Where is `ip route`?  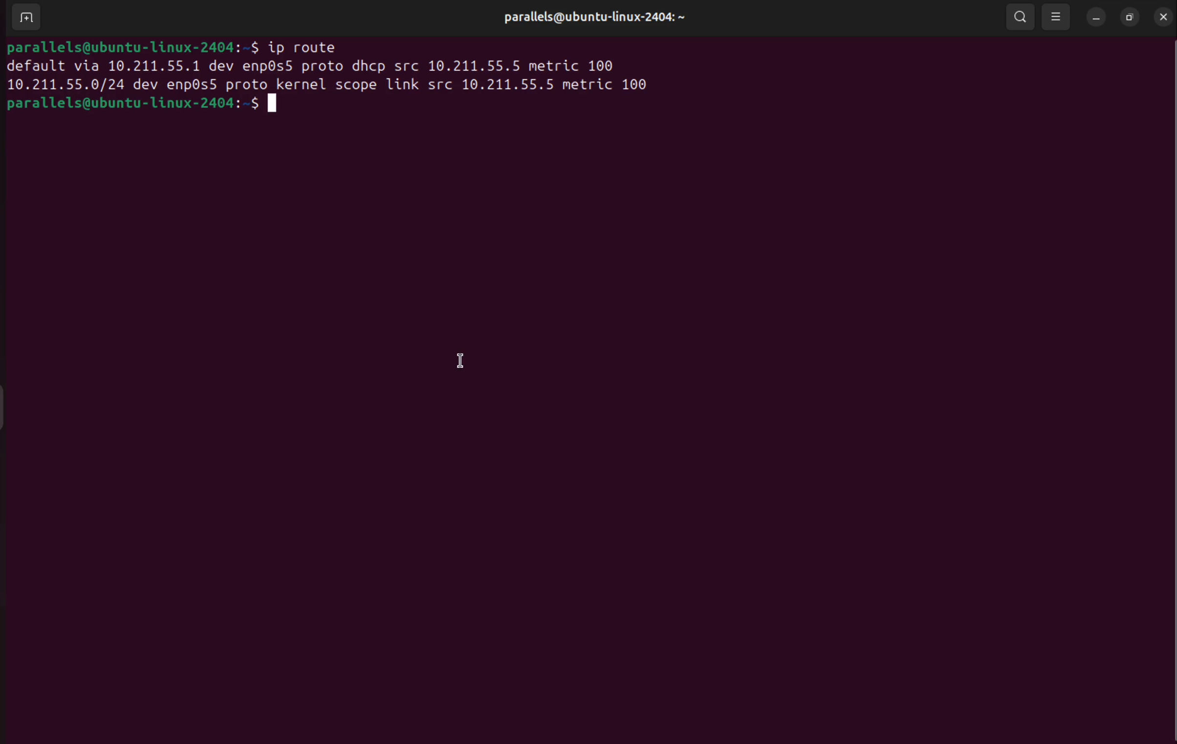 ip route is located at coordinates (309, 46).